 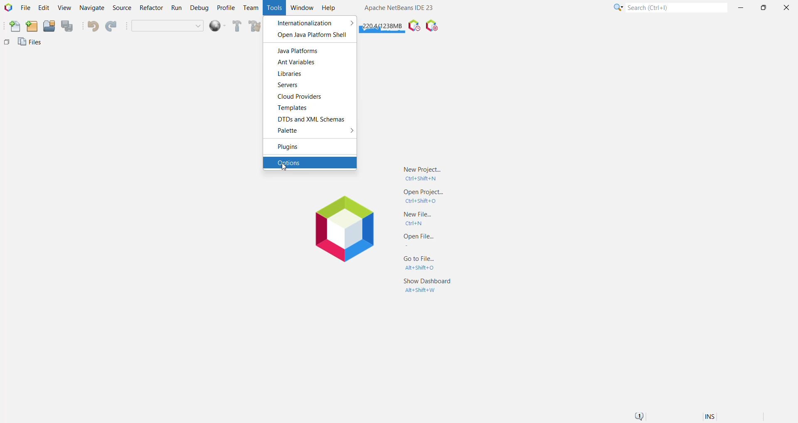 I want to click on New File, so click(x=13, y=27).